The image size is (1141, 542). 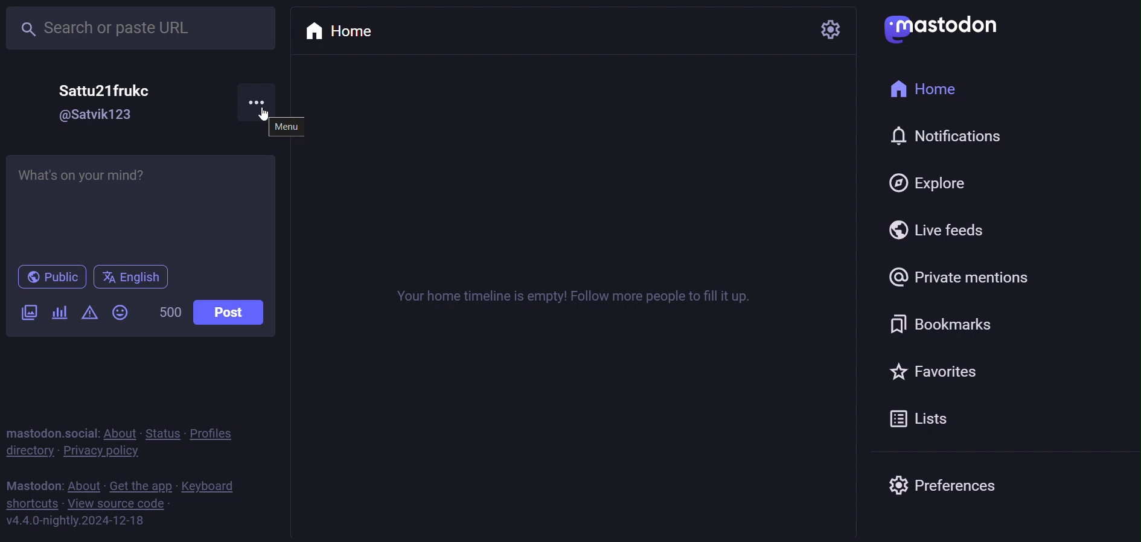 What do you see at coordinates (955, 375) in the screenshot?
I see `favorites` at bounding box center [955, 375].